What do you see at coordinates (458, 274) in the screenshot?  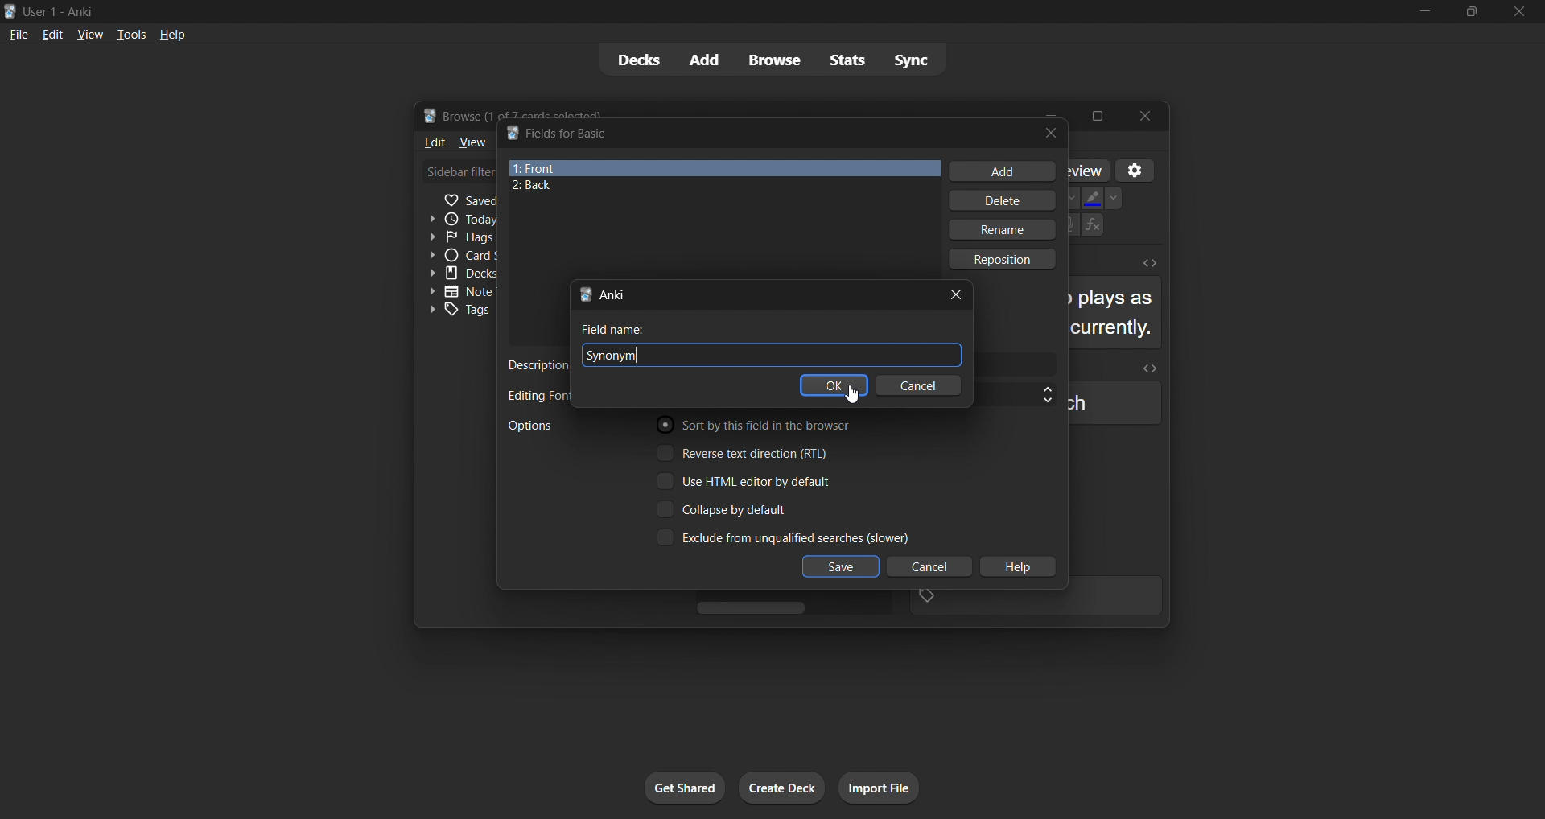 I see `Decks` at bounding box center [458, 274].